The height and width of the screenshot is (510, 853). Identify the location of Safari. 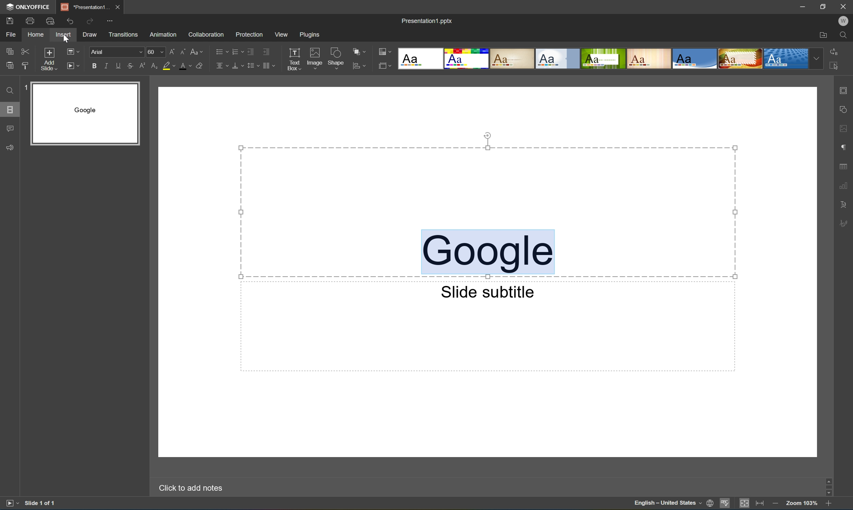
(741, 59).